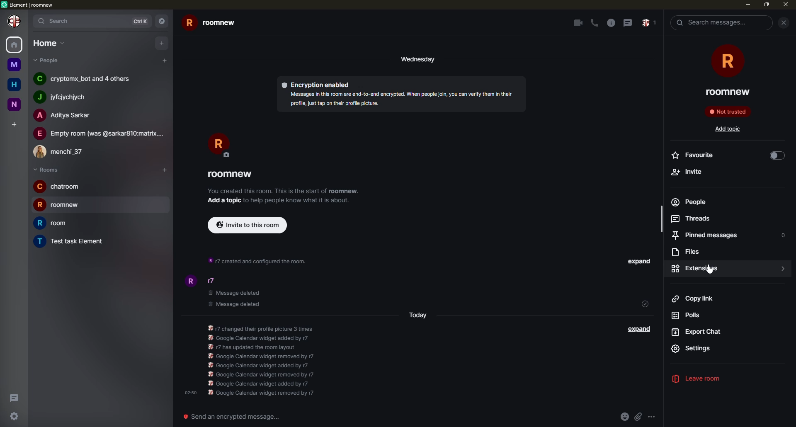  Describe the element at coordinates (61, 97) in the screenshot. I see `people` at that location.